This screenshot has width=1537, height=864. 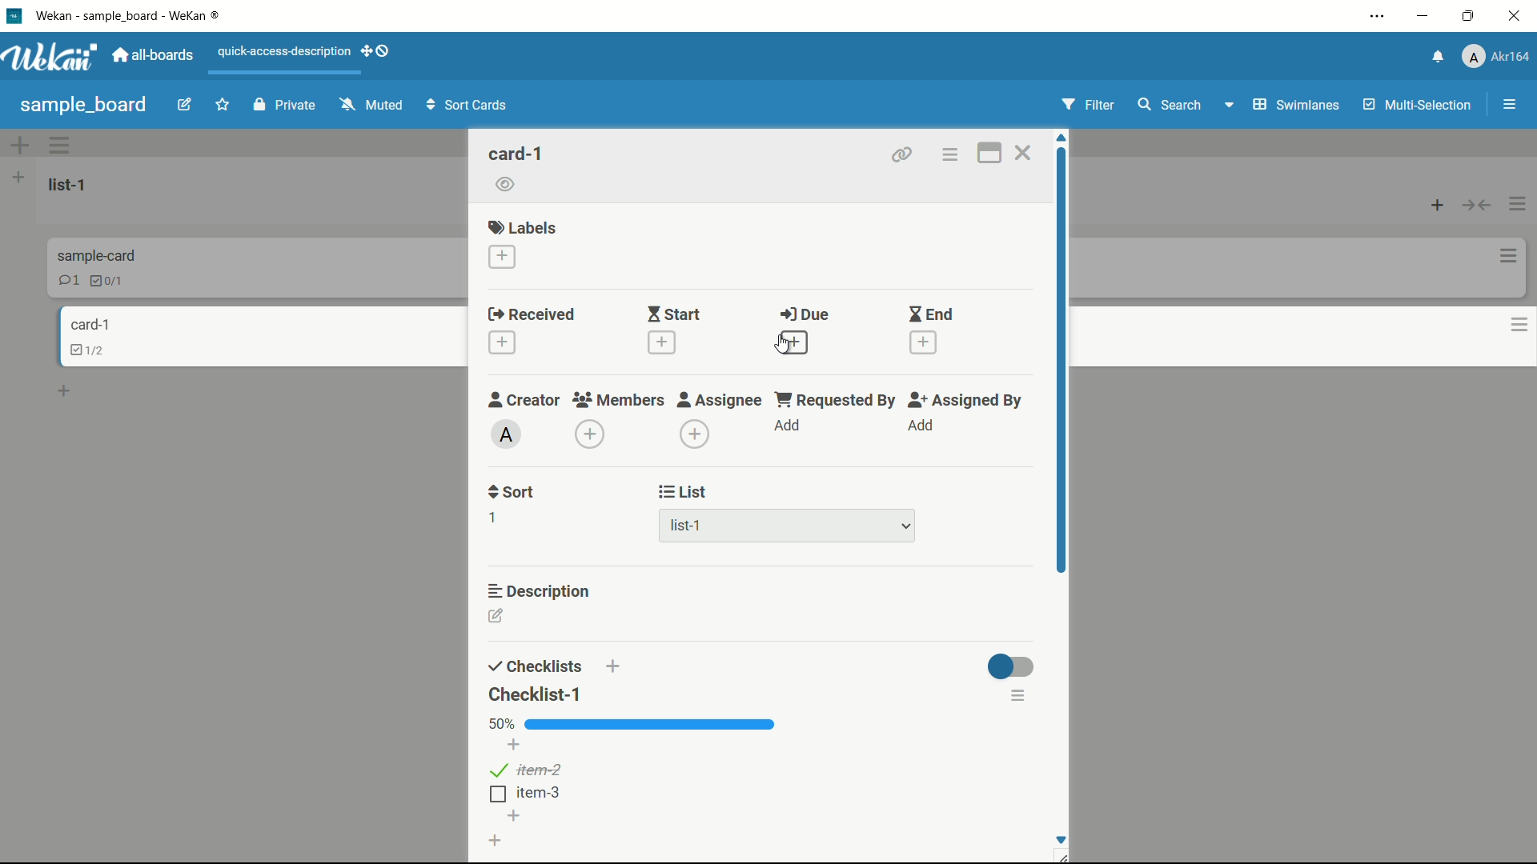 I want to click on card actions, so click(x=949, y=155).